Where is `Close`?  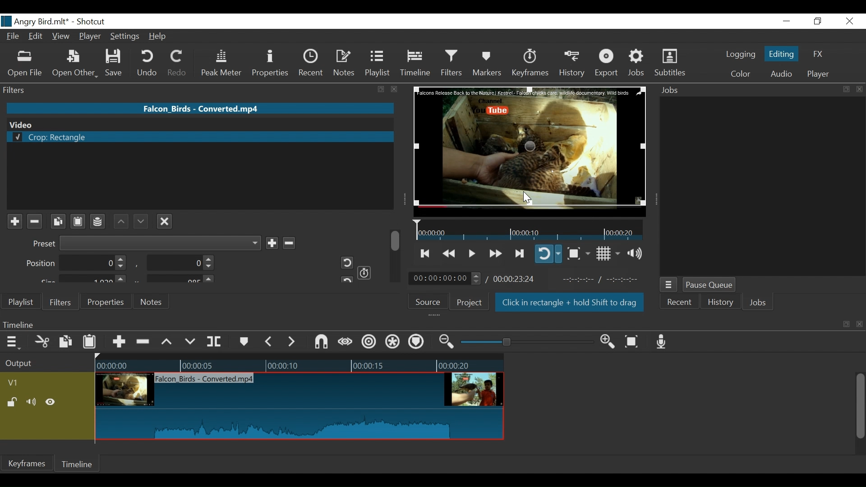
Close is located at coordinates (848, 22).